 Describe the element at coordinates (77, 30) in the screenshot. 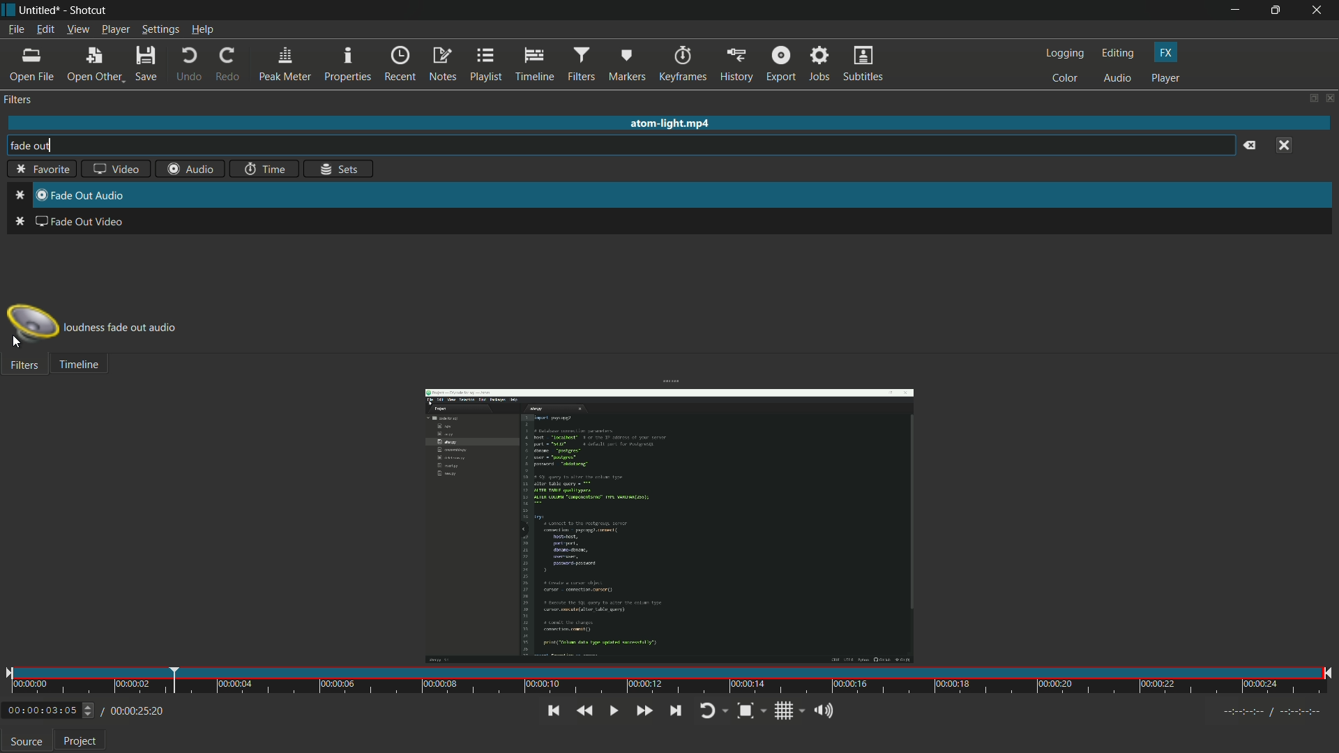

I see `view menu` at that location.